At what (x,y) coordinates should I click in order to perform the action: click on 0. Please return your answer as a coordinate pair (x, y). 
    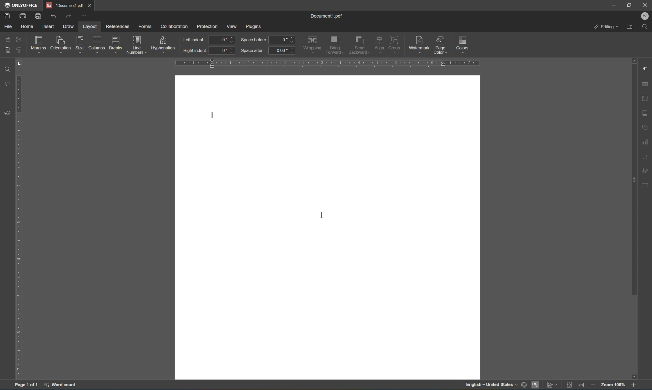
    Looking at the image, I should click on (223, 50).